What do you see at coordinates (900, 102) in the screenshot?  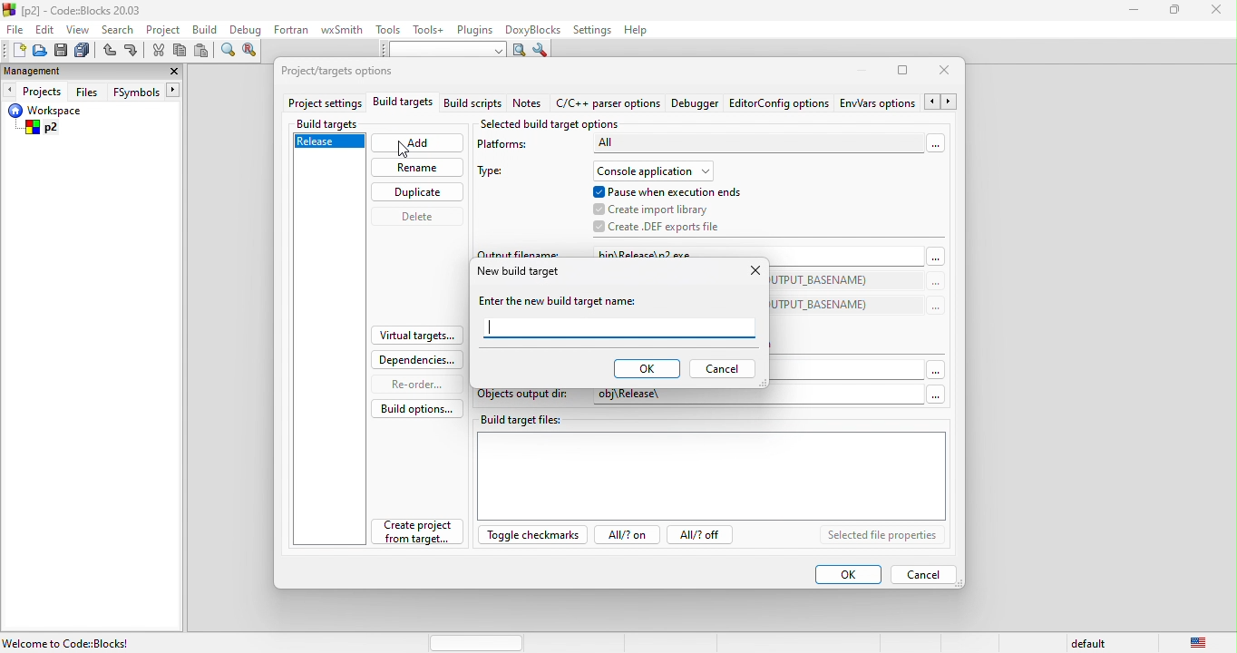 I see `env\vars option` at bounding box center [900, 102].